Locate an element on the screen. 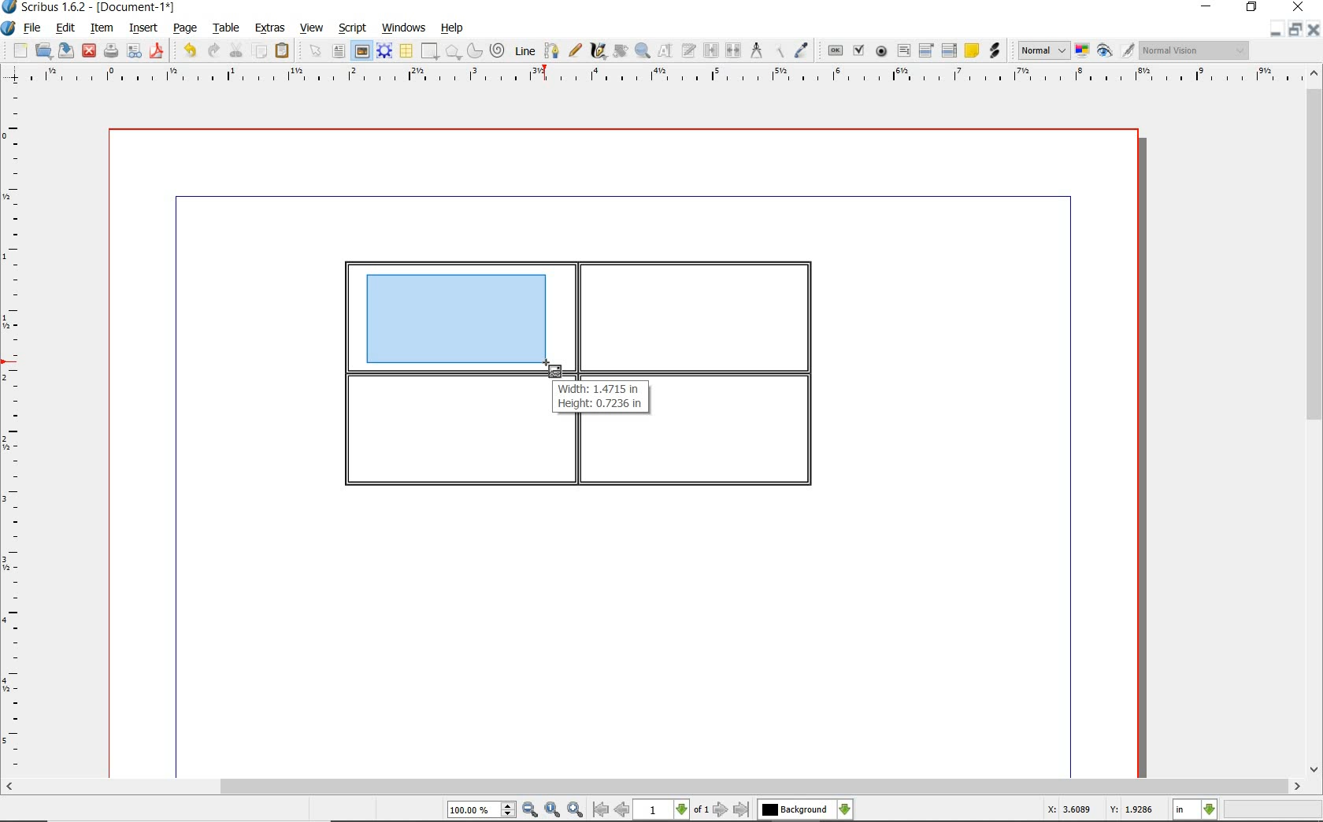 This screenshot has height=822, width=1323. zoom out is located at coordinates (530, 810).